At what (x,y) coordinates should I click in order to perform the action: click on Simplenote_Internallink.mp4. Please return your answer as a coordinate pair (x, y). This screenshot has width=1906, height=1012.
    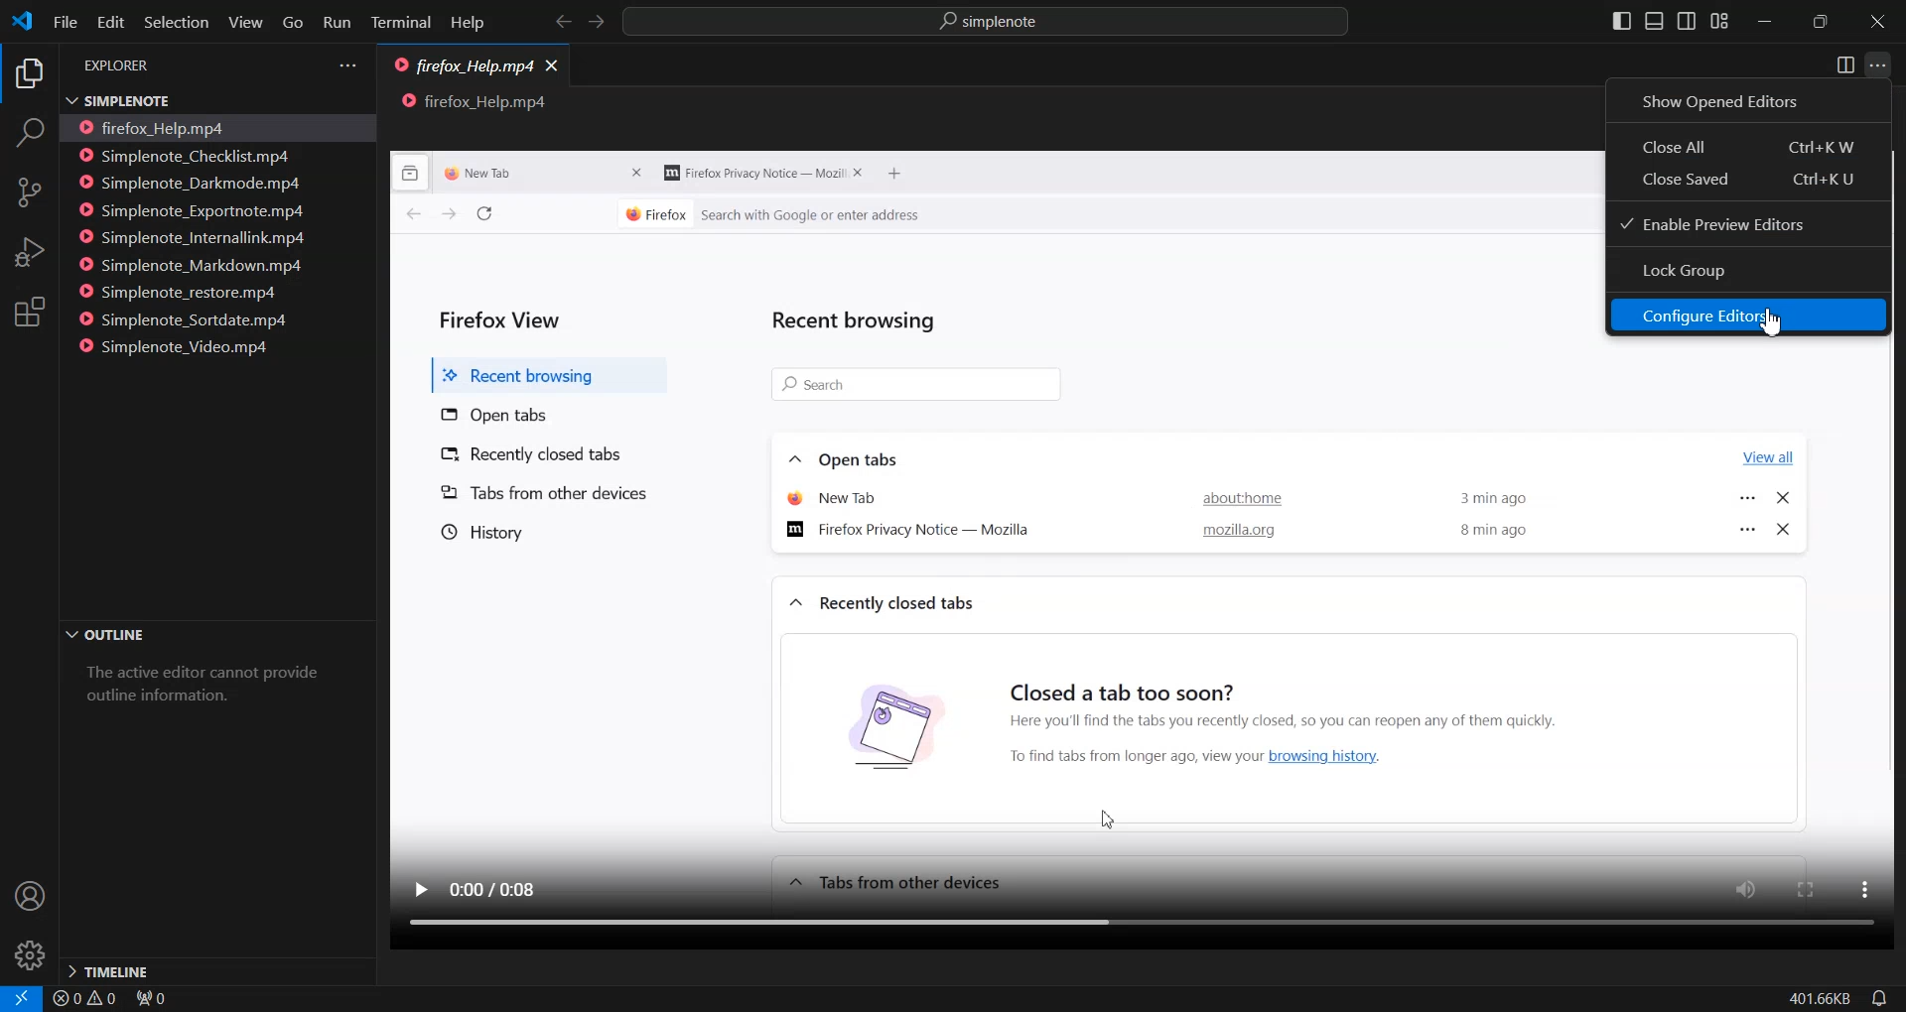
    Looking at the image, I should click on (195, 238).